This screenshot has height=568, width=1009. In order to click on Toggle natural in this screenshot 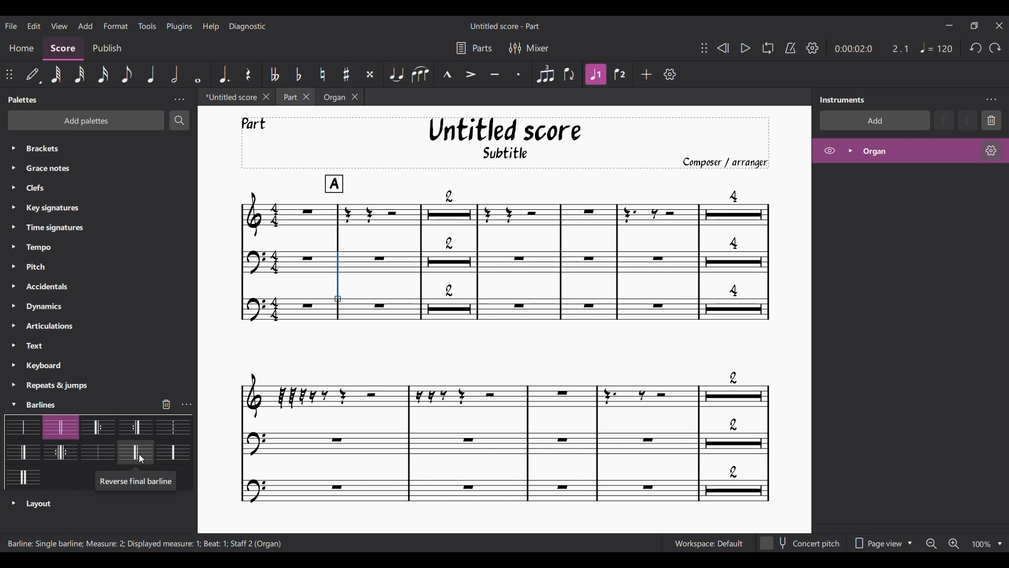, I will do `click(323, 74)`.